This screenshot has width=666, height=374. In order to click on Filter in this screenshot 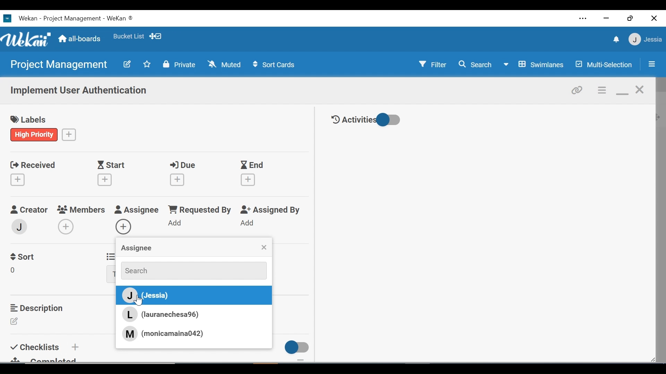, I will do `click(433, 64)`.